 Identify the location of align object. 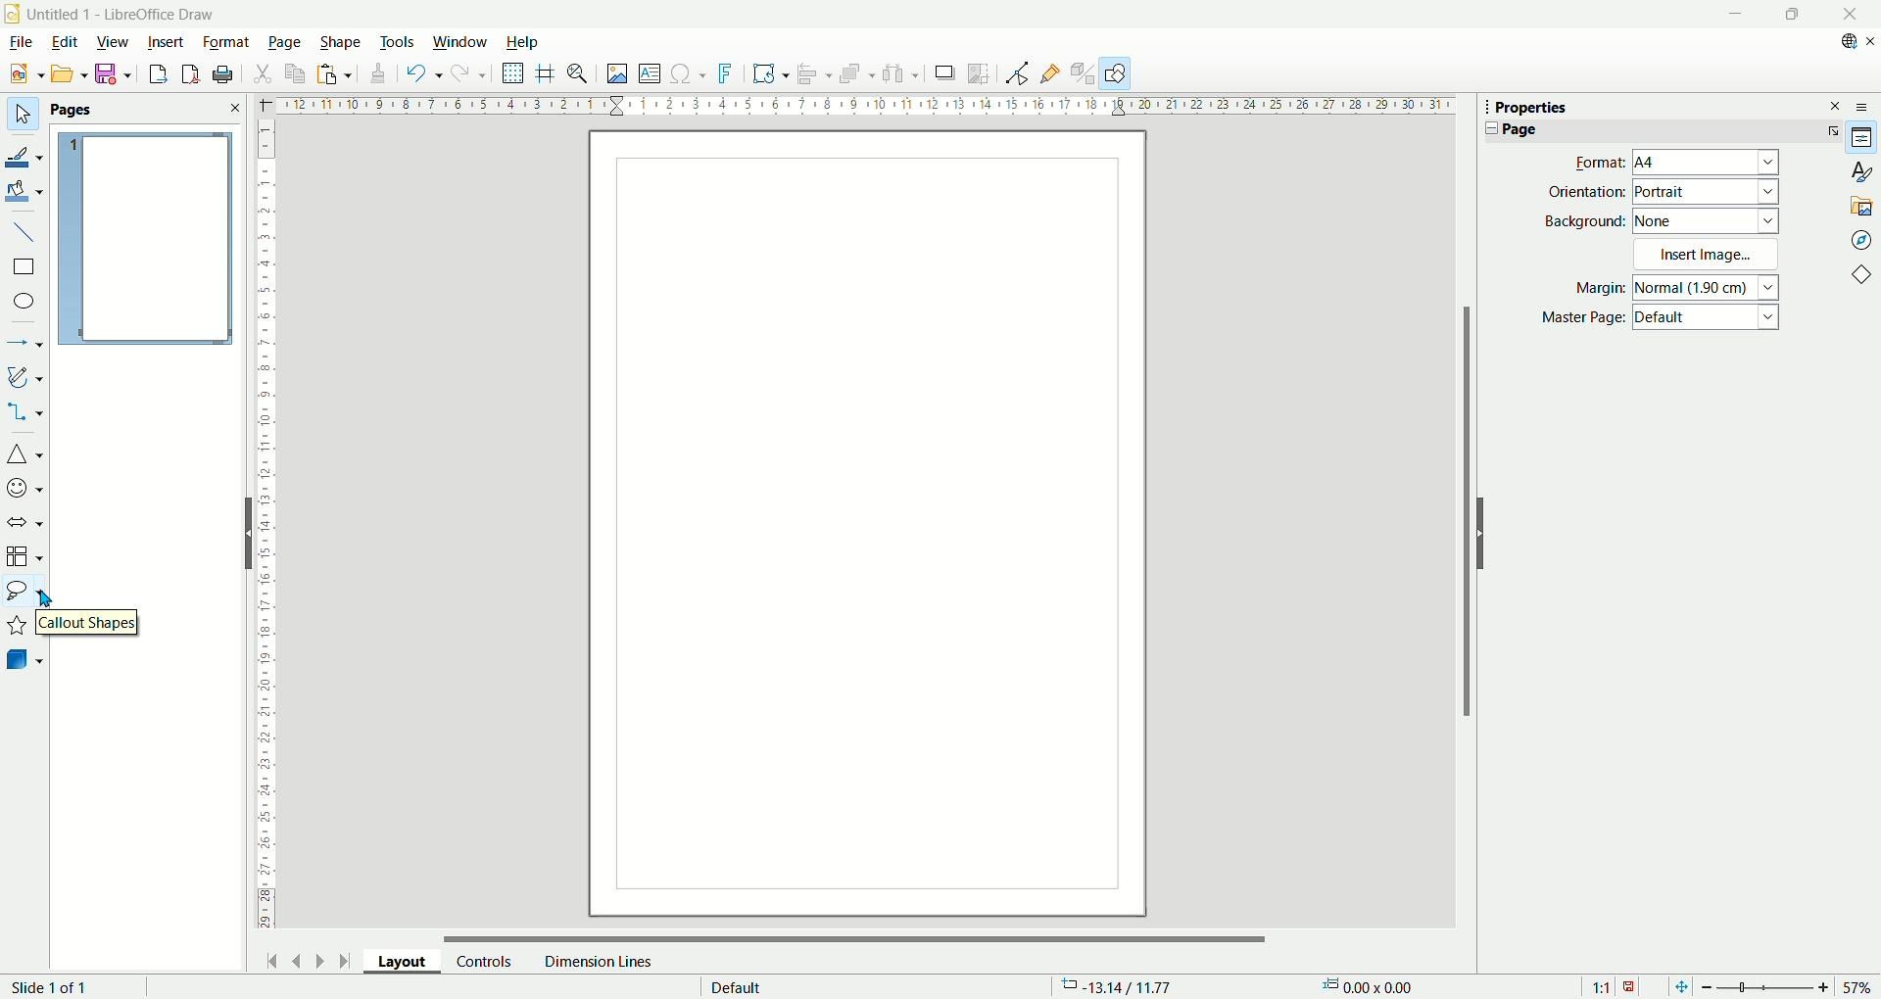
(819, 74).